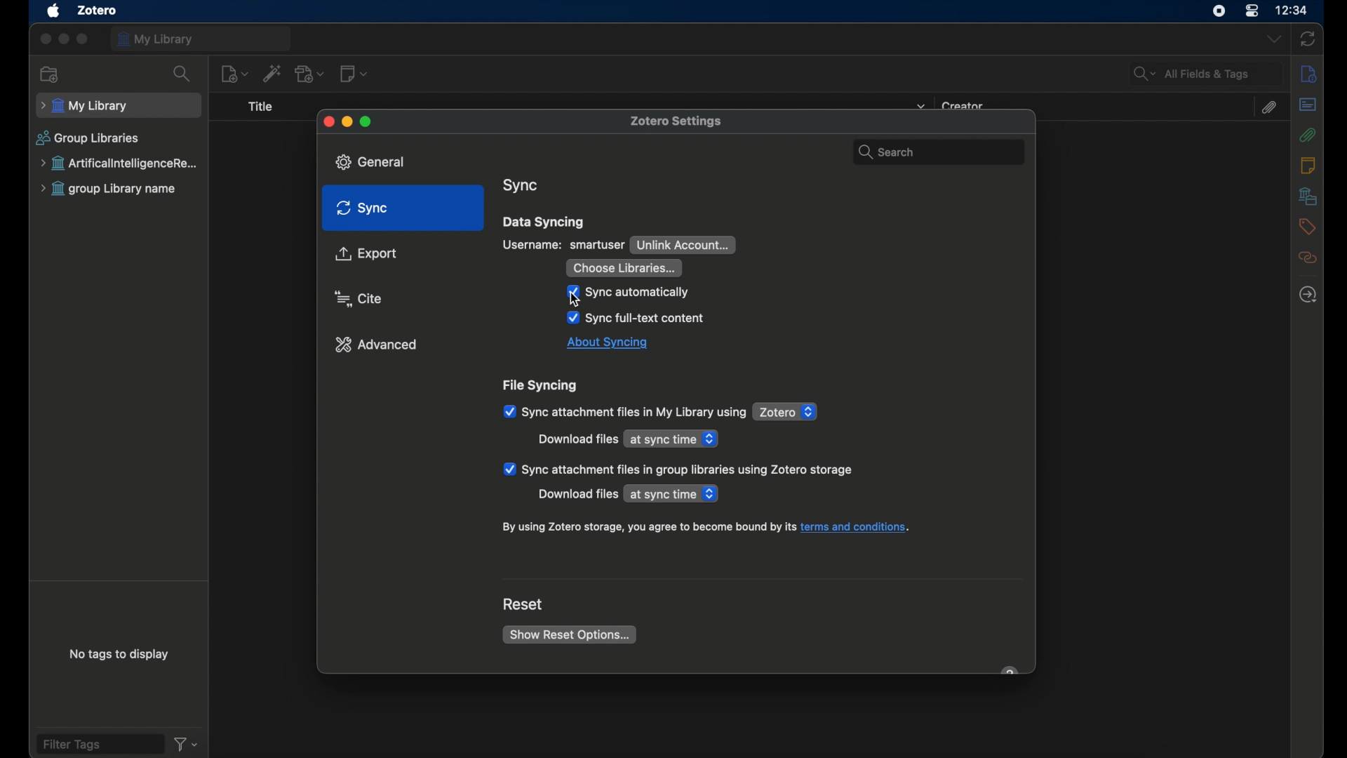 This screenshot has height=758, width=1347. I want to click on advanced, so click(377, 345).